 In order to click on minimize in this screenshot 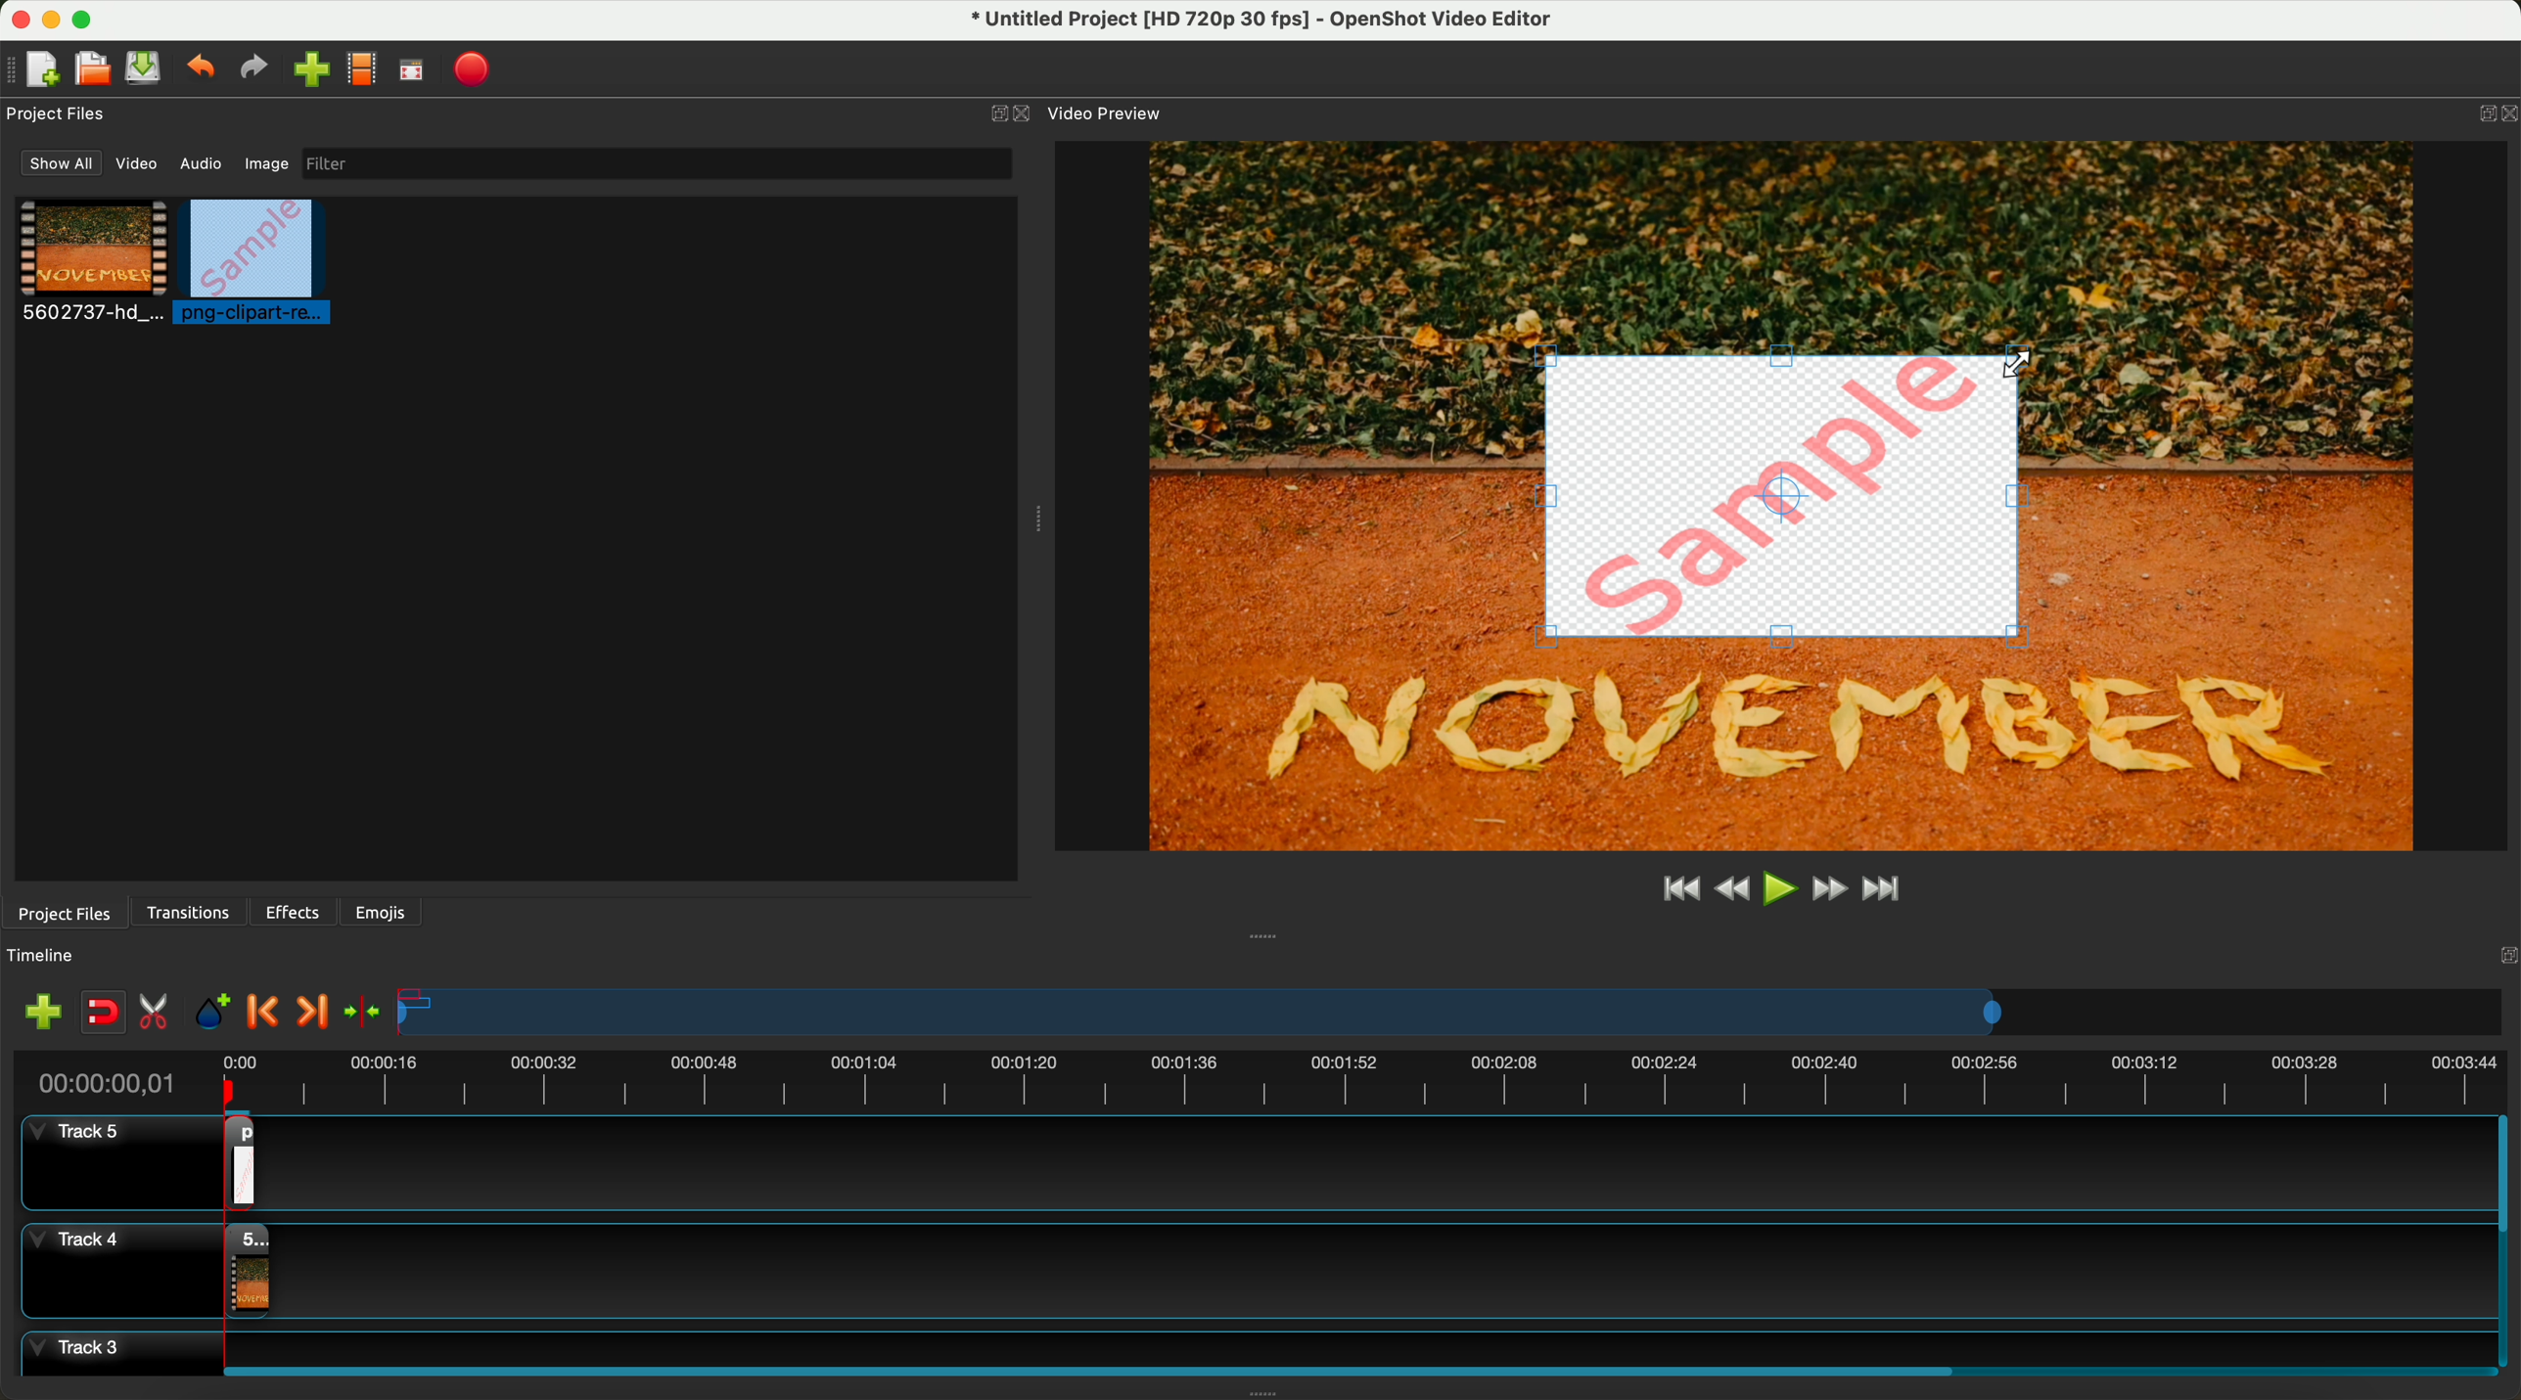, I will do `click(52, 23)`.